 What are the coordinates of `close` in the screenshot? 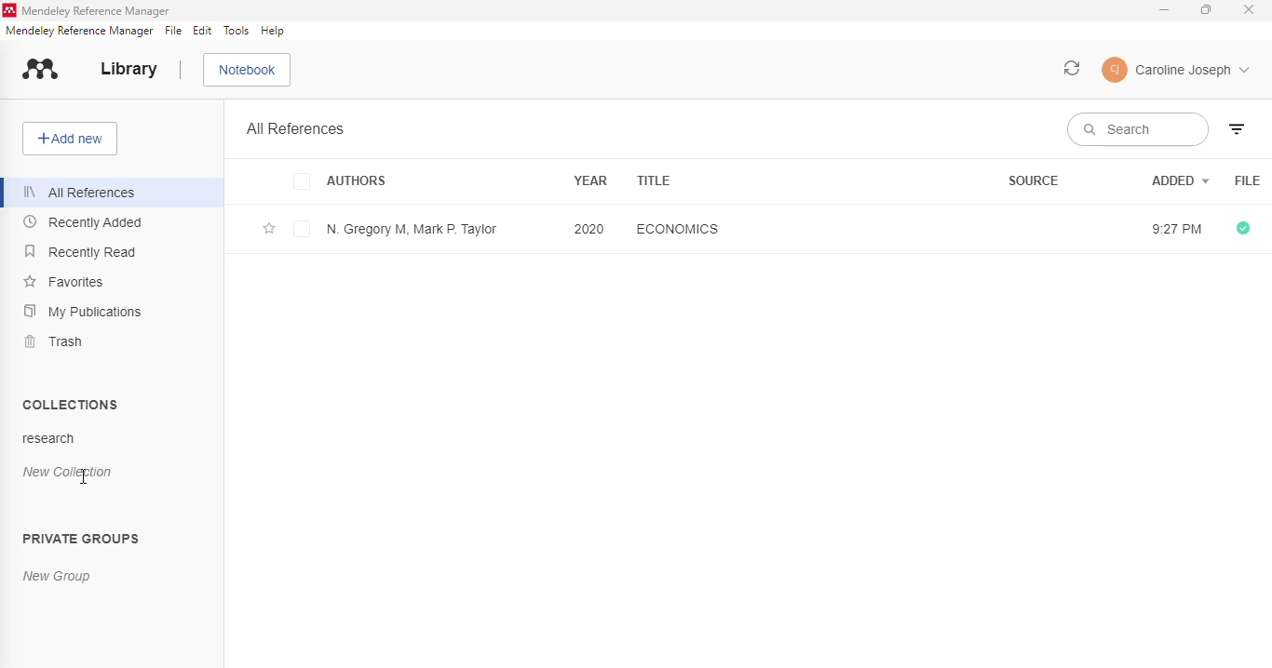 It's located at (1250, 9).